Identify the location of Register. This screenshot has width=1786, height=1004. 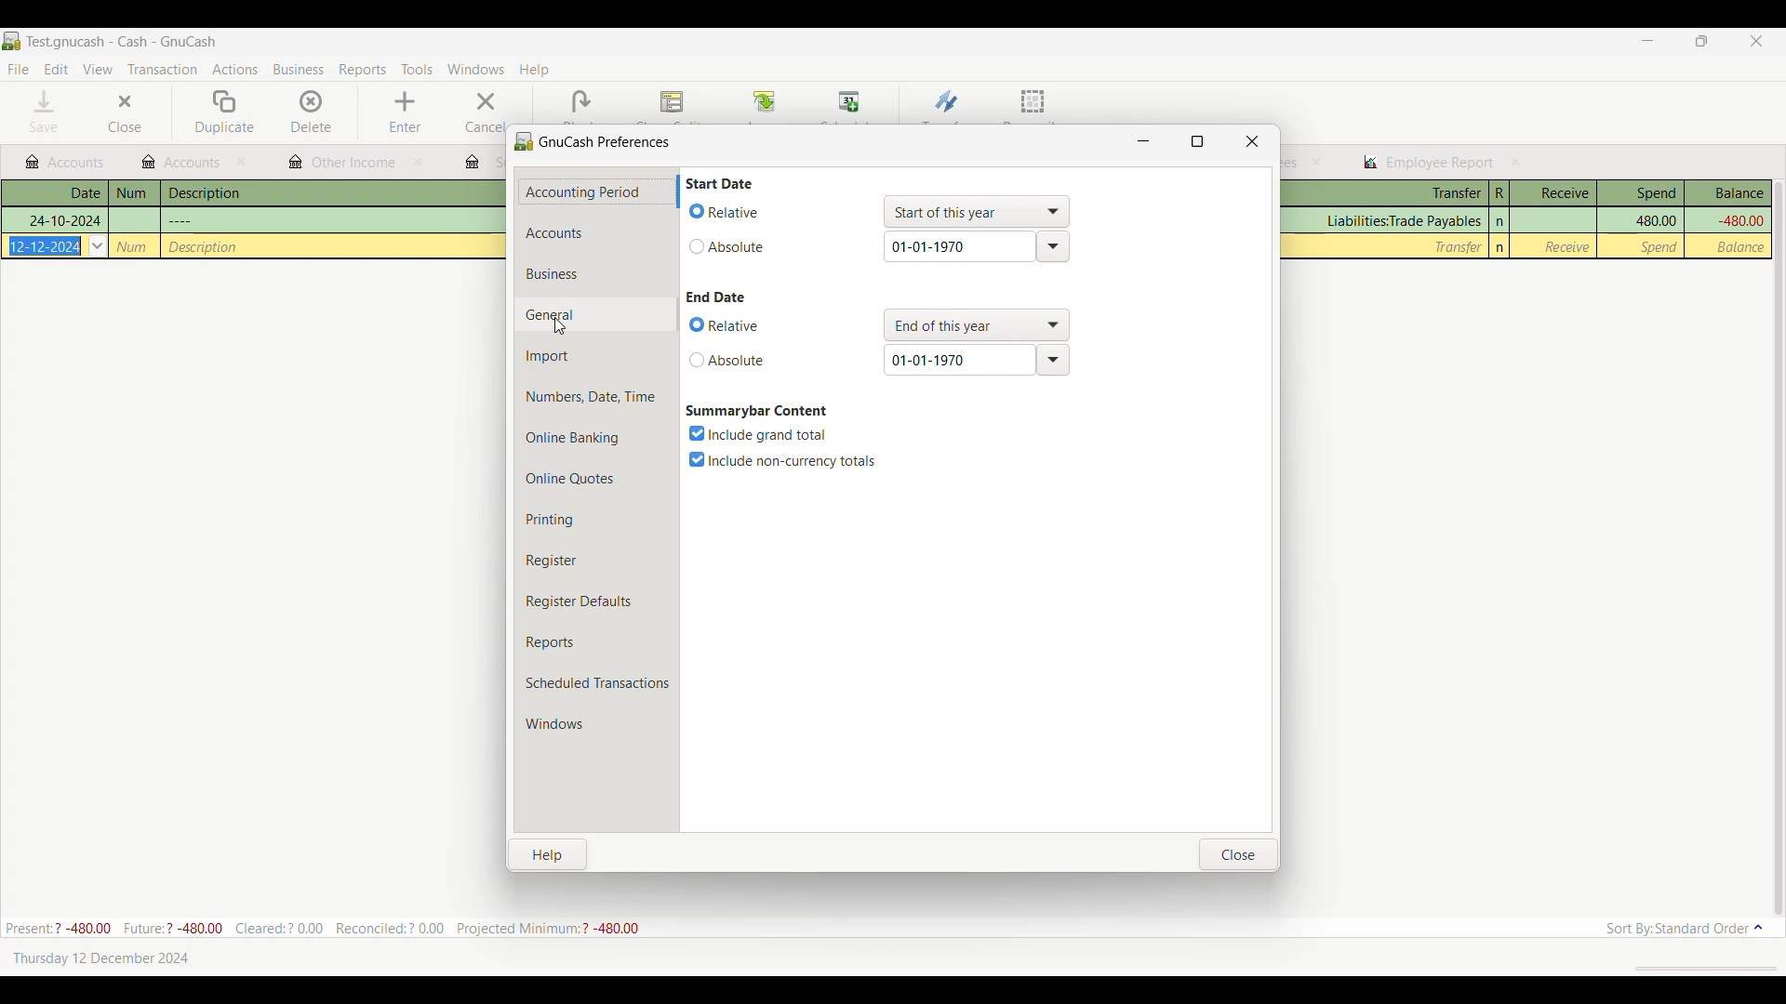
(595, 561).